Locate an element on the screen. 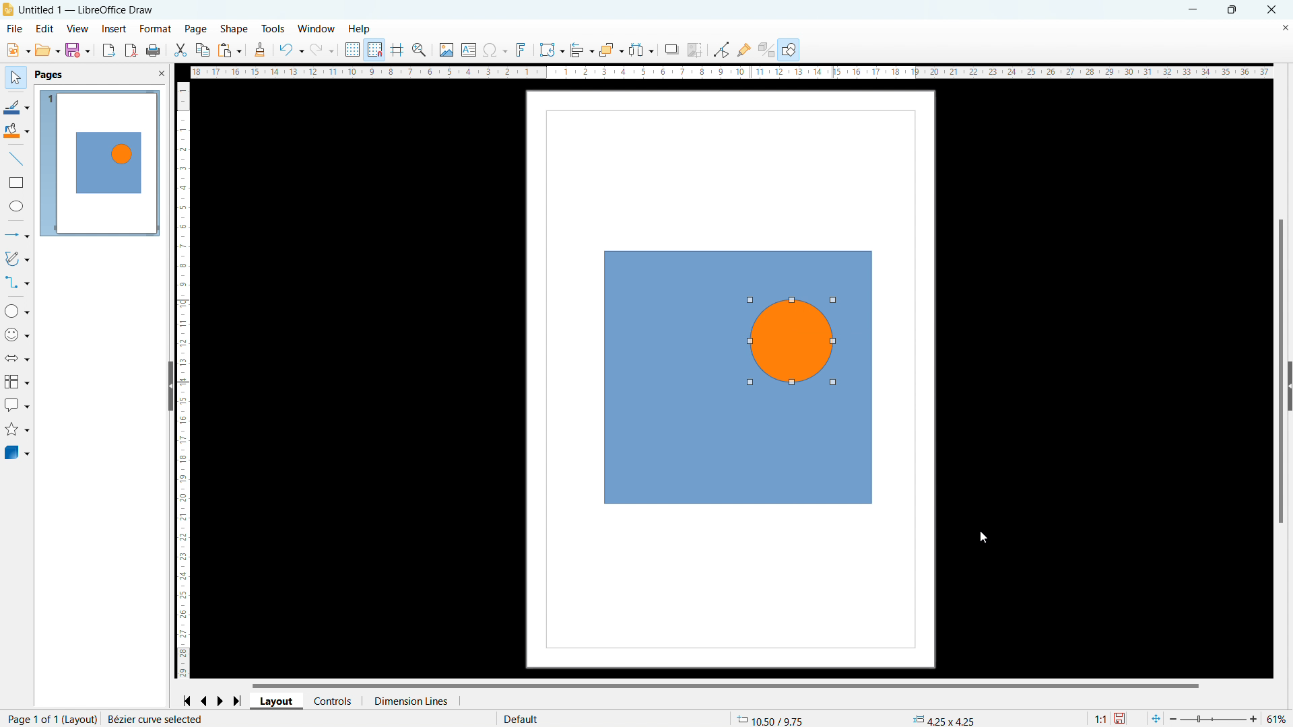 The height and width of the screenshot is (727, 1293). 3D objects is located at coordinates (15, 452).